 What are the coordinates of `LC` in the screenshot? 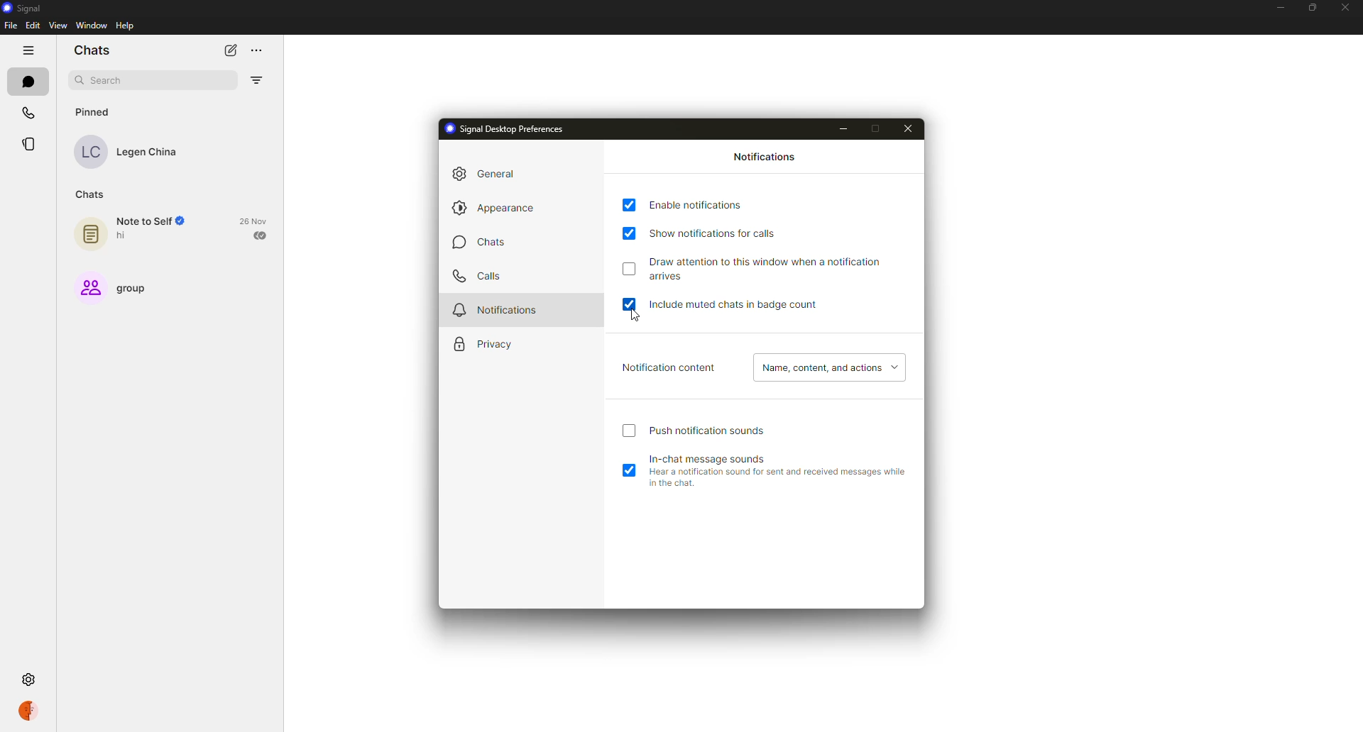 It's located at (89, 152).